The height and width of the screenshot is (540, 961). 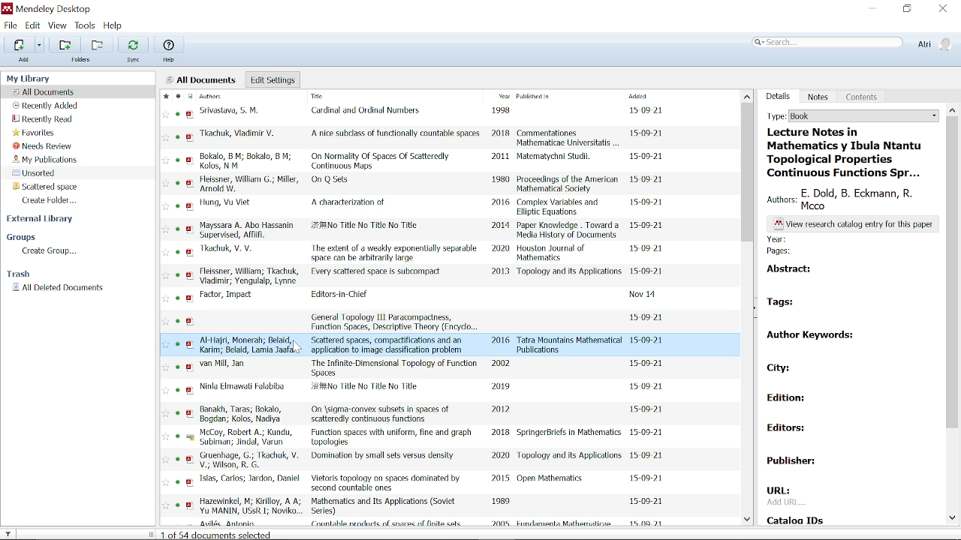 I want to click on Open Mathematics, so click(x=553, y=479).